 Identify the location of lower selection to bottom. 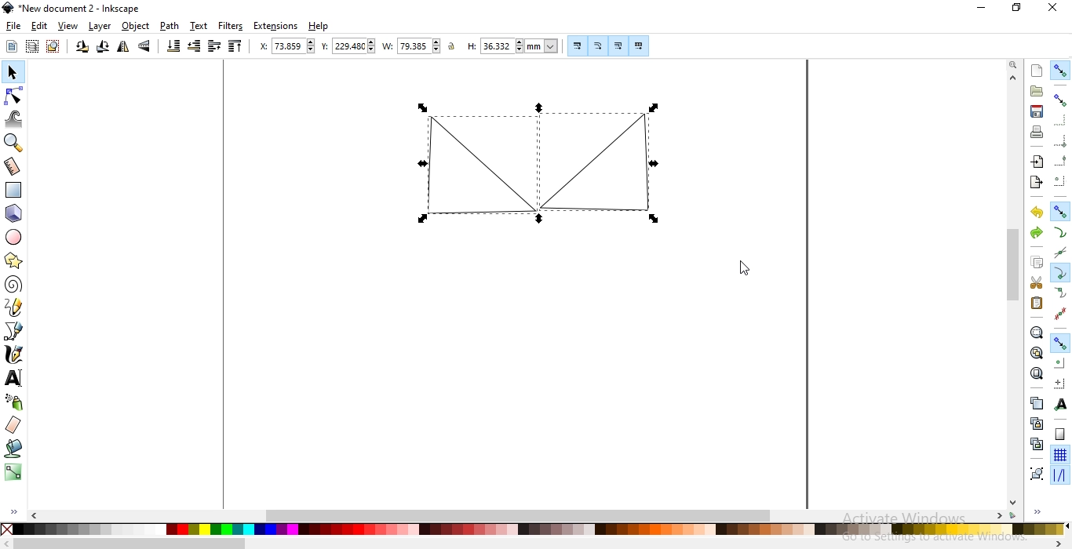
(174, 46).